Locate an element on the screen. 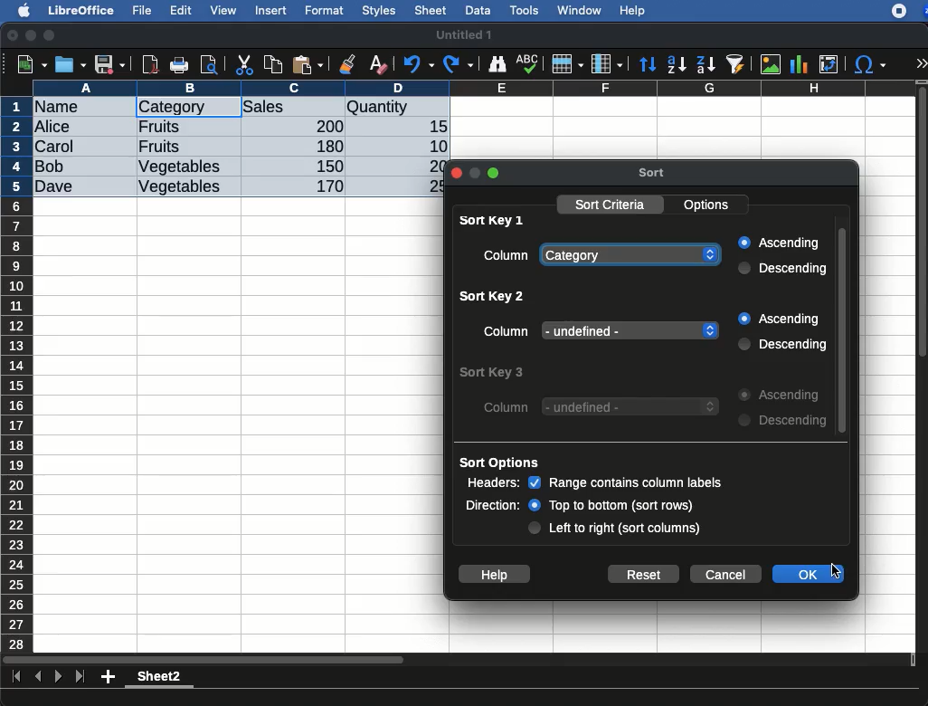 The image size is (928, 706). expand is located at coordinates (921, 63).